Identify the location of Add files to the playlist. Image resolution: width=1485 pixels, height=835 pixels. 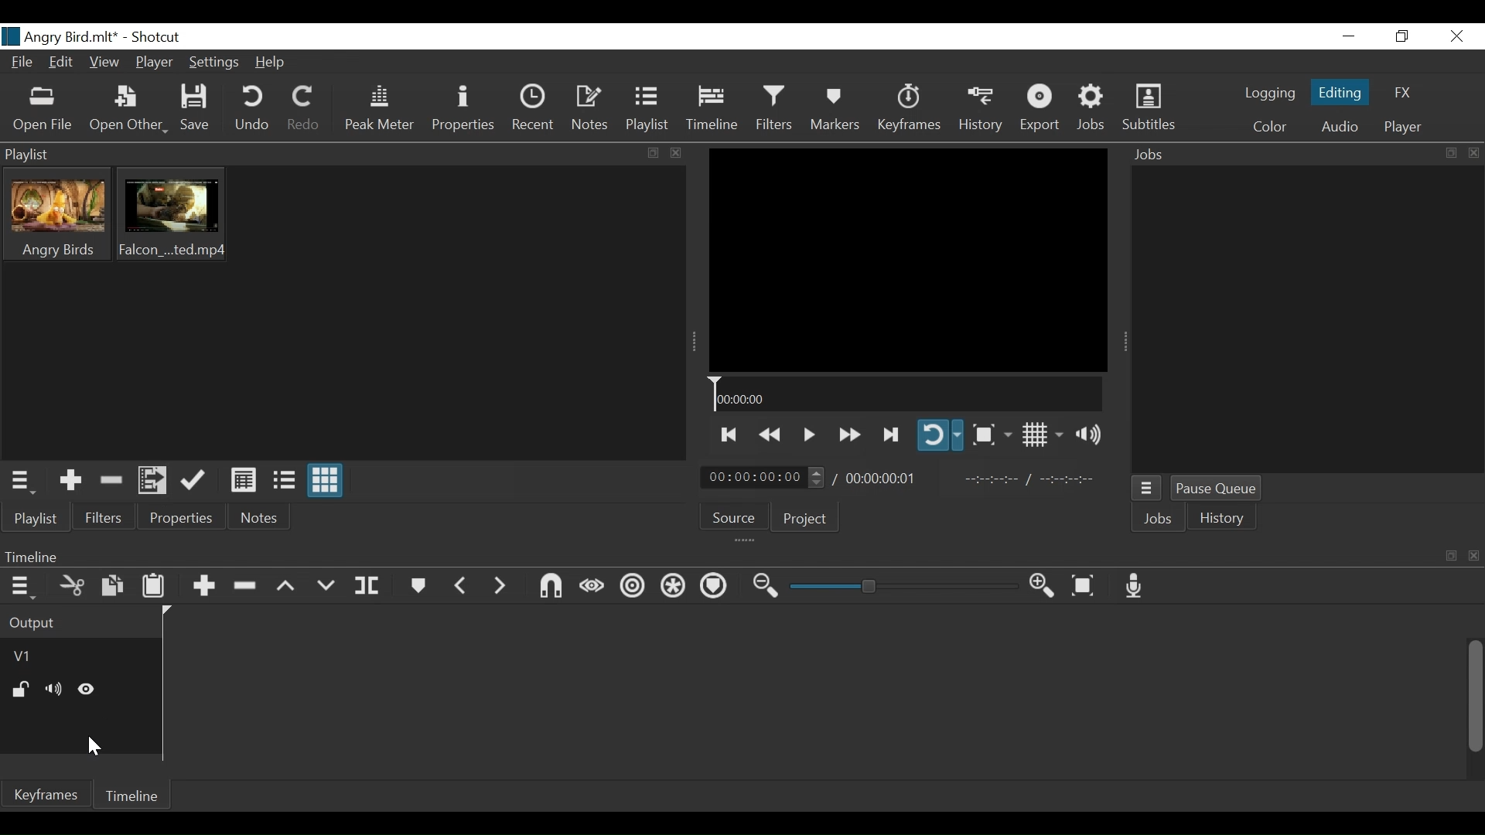
(152, 480).